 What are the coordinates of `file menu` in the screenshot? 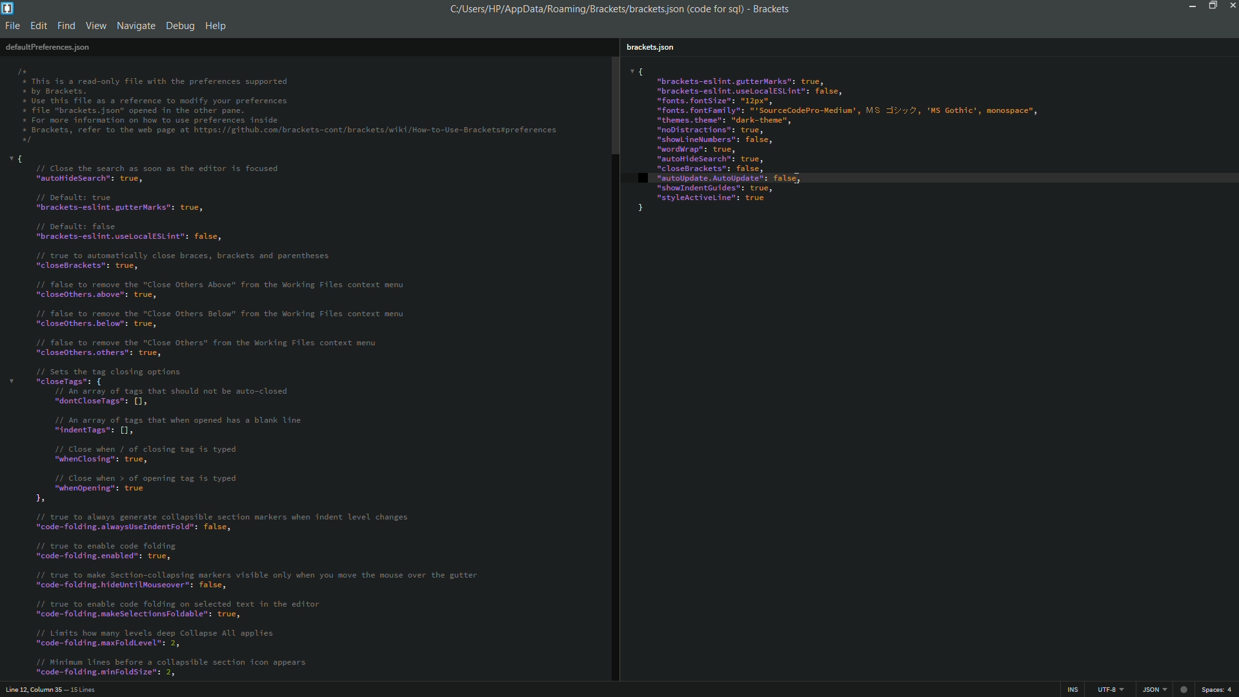 It's located at (13, 26).